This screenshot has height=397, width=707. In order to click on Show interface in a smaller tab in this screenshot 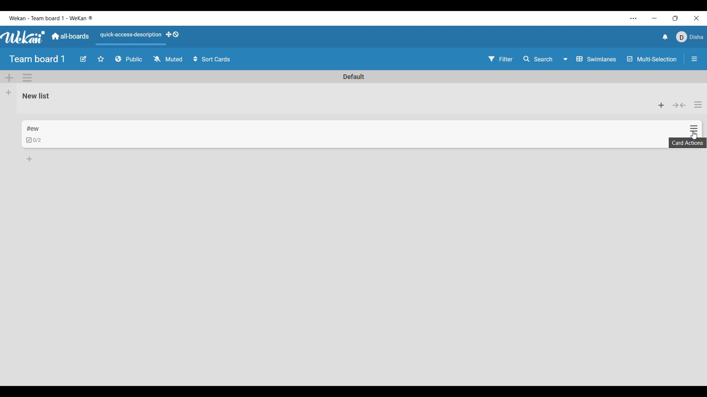, I will do `click(675, 18)`.